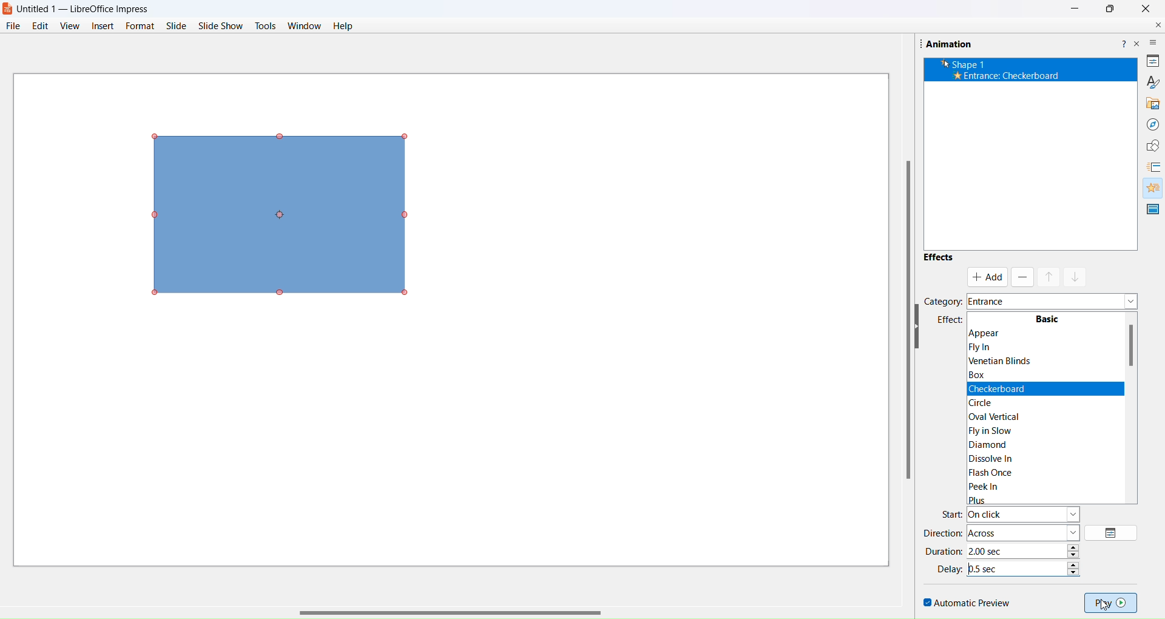 Image resolution: width=1165 pixels, height=619 pixels. I want to click on shapes, so click(1149, 144).